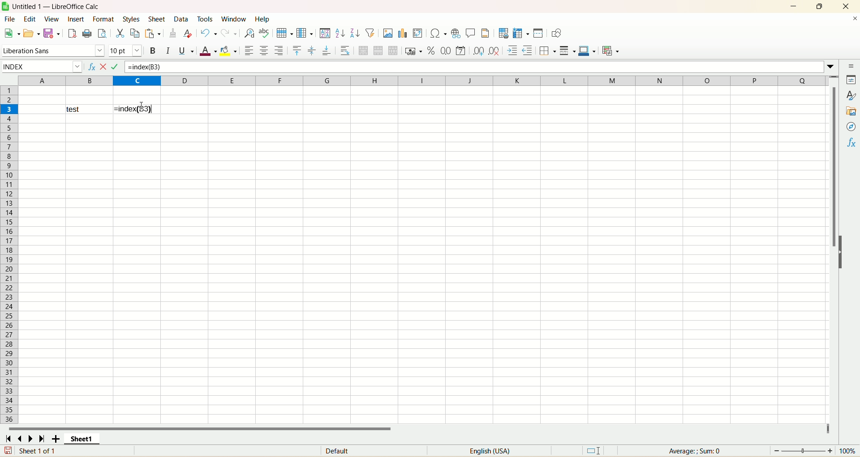 The height and width of the screenshot is (457, 860). I want to click on Software logo, so click(5, 6).